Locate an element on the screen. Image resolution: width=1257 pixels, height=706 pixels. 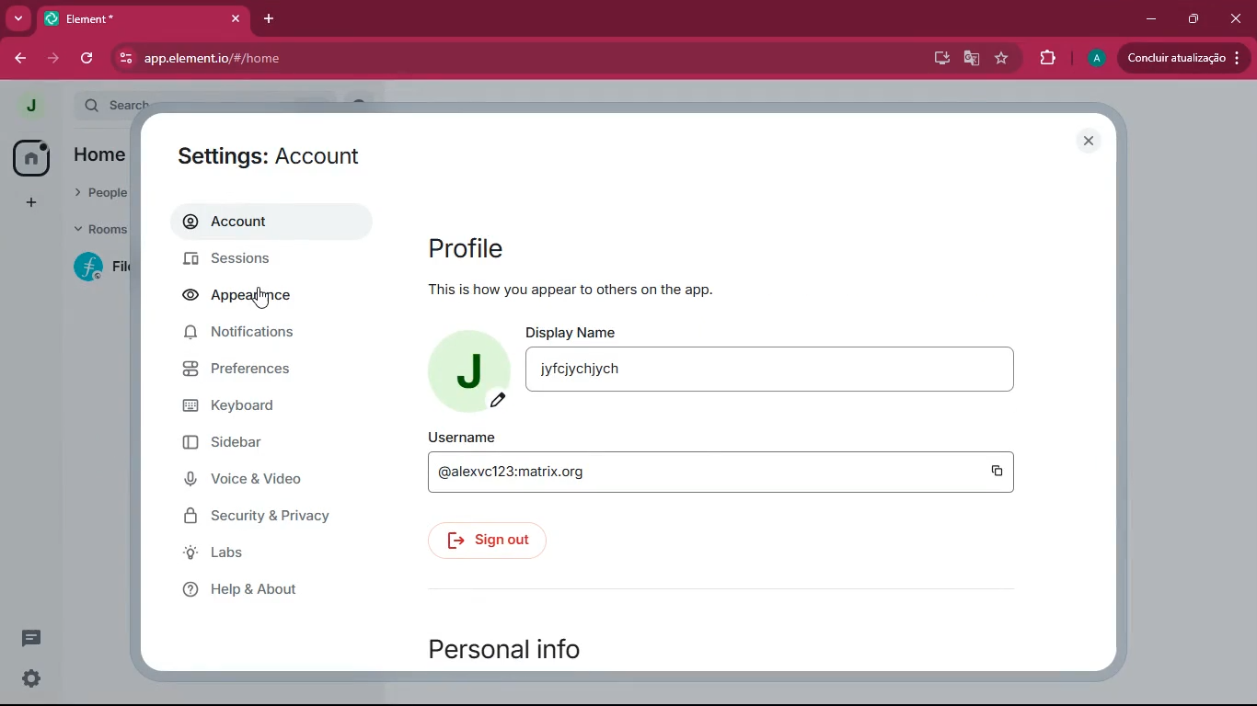
profile is located at coordinates (1093, 60).